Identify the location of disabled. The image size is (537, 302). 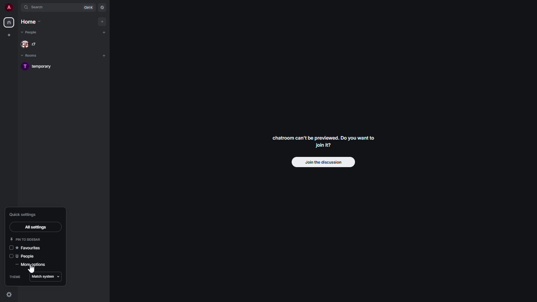
(9, 257).